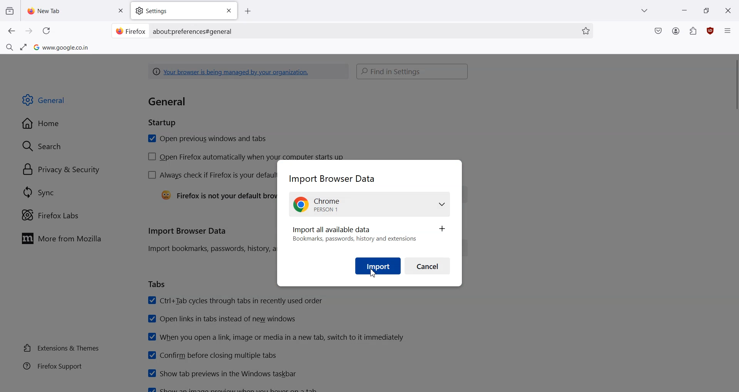  Describe the element at coordinates (45, 100) in the screenshot. I see `General` at that location.